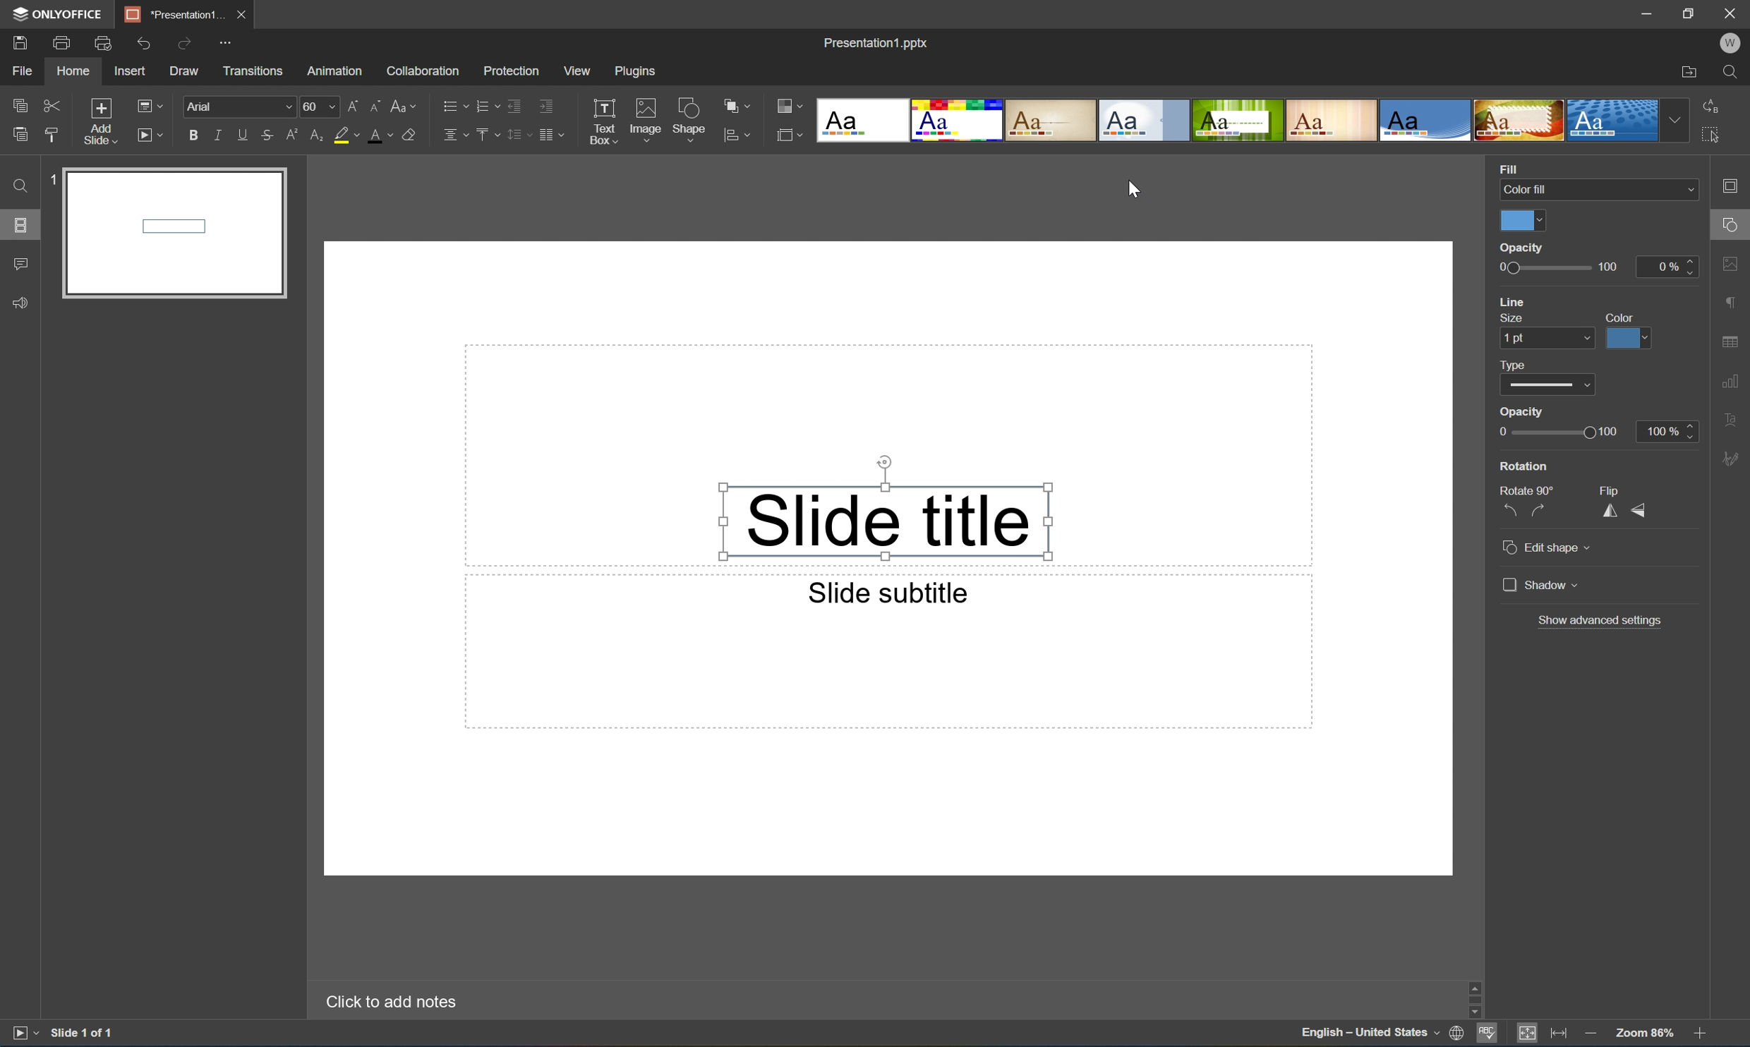  What do you see at coordinates (251, 71) in the screenshot?
I see `Transitions` at bounding box center [251, 71].